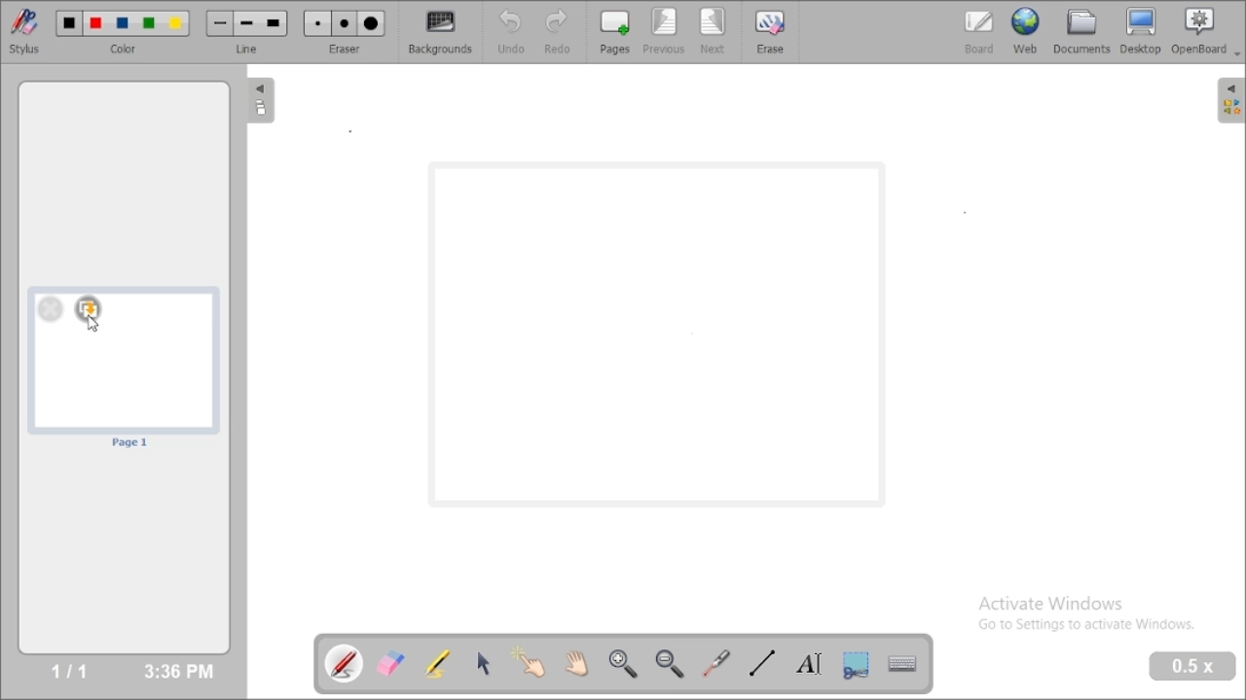  What do you see at coordinates (661, 335) in the screenshot?
I see `workspace` at bounding box center [661, 335].